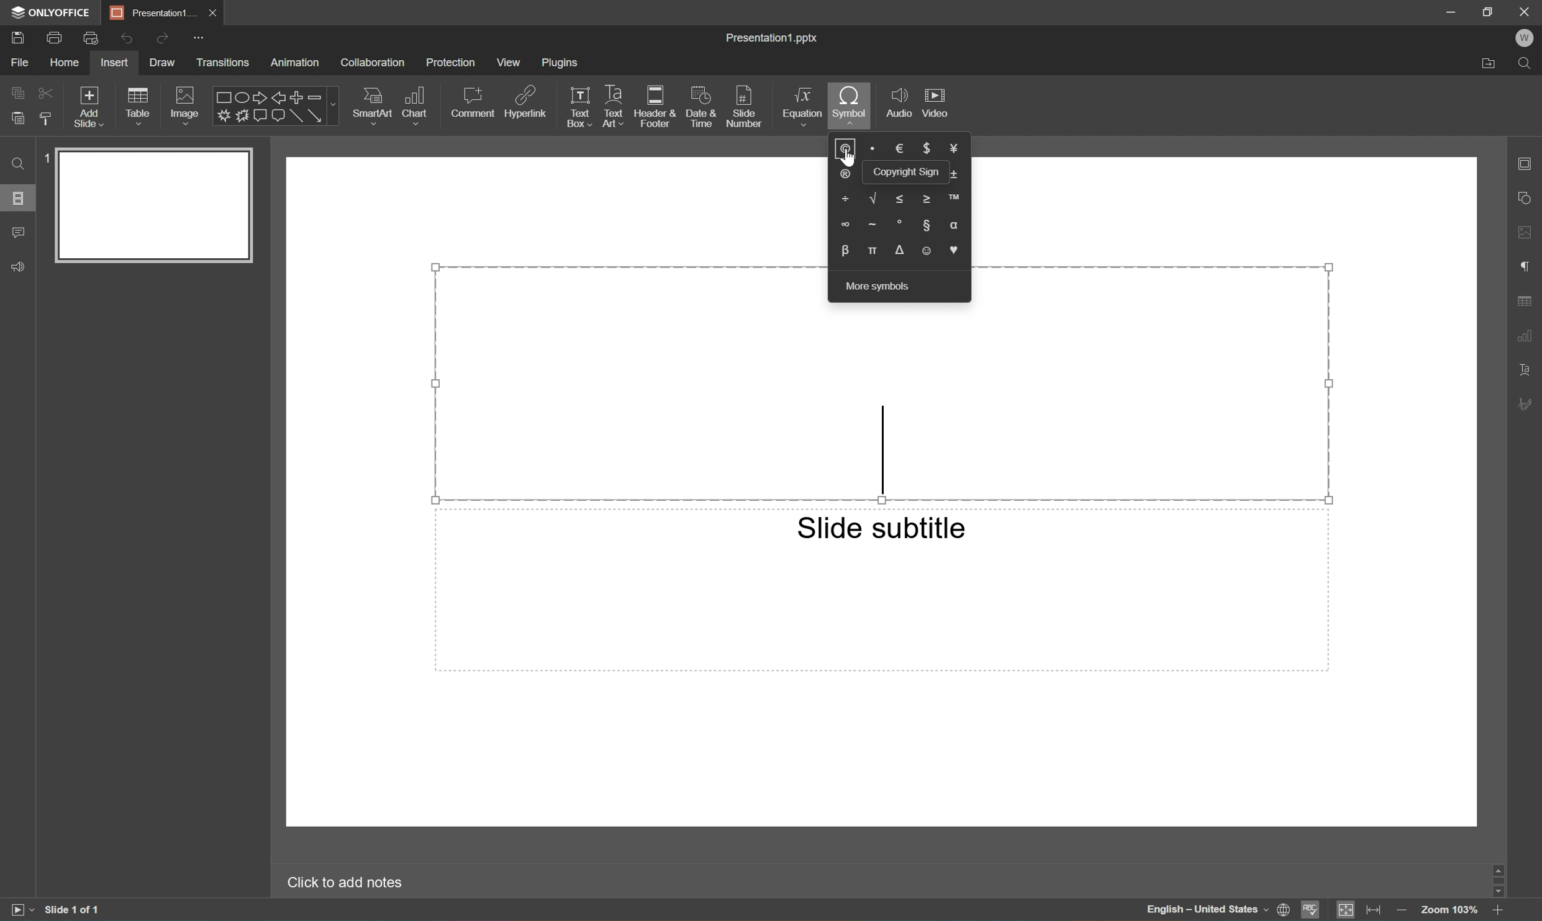  What do you see at coordinates (879, 287) in the screenshot?
I see `More Symbols` at bounding box center [879, 287].